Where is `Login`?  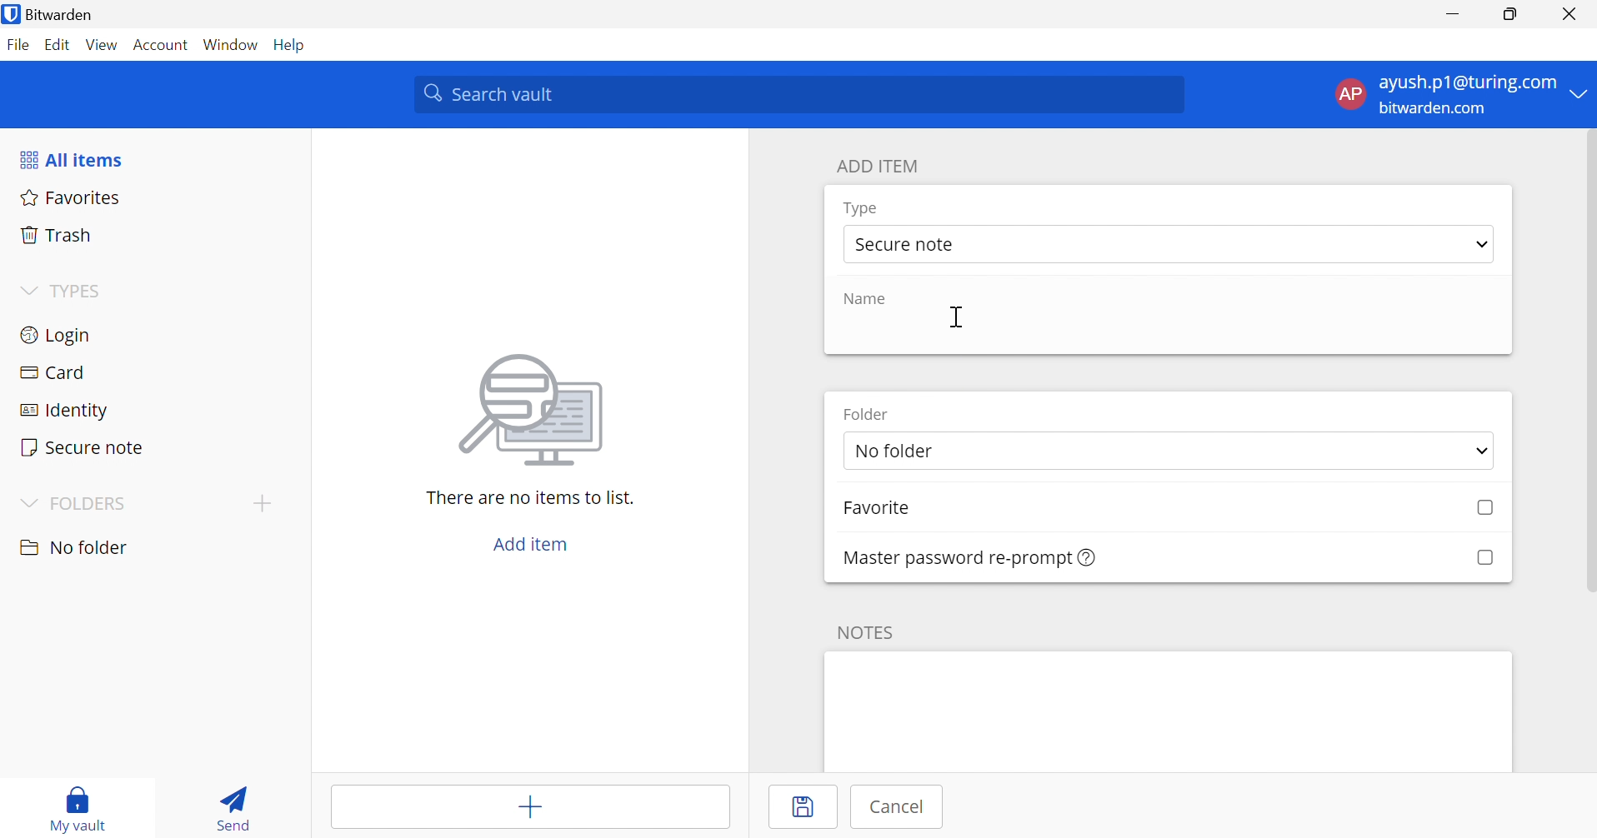 Login is located at coordinates (54, 337).